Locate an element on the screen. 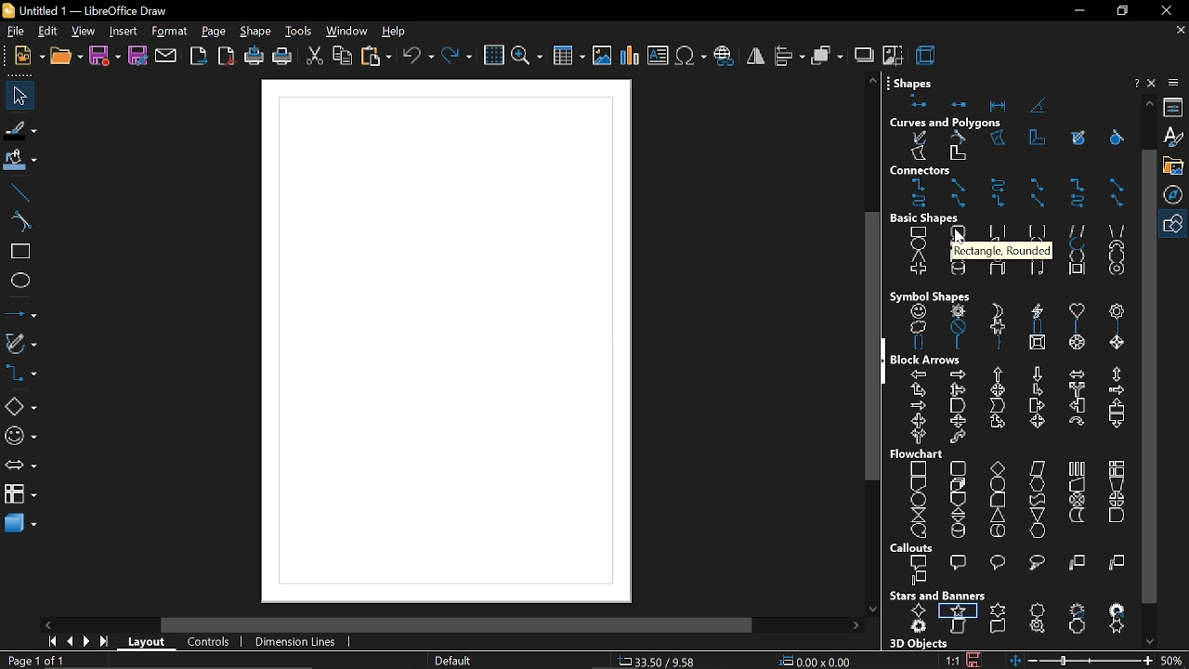 This screenshot has height=669, width=1189. zoom is located at coordinates (526, 58).